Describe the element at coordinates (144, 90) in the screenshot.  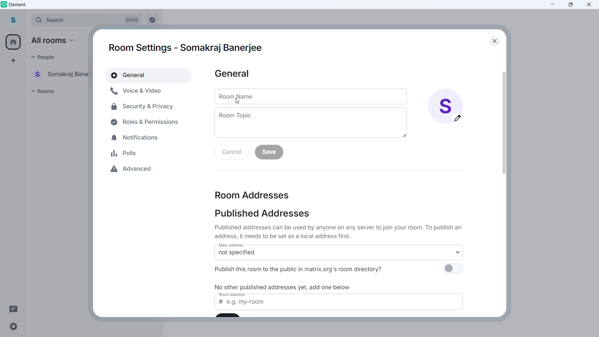
I see `Voice and video ` at that location.